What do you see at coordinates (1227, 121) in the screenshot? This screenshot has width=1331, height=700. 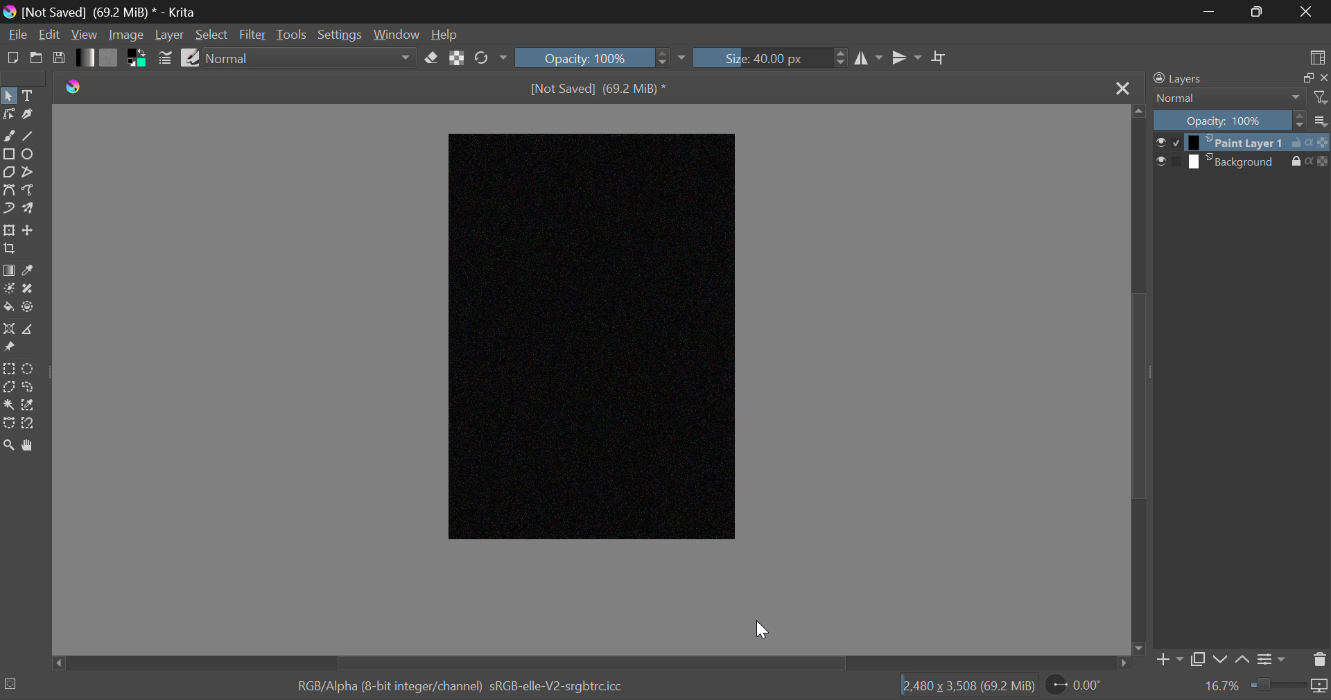 I see `Opacity` at bounding box center [1227, 121].